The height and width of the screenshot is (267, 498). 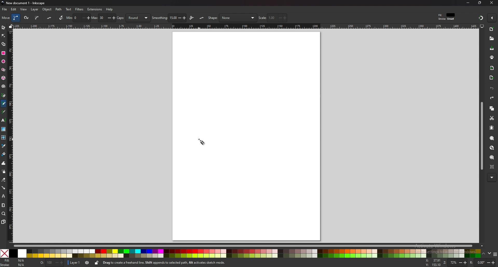 I want to click on view, so click(x=24, y=9).